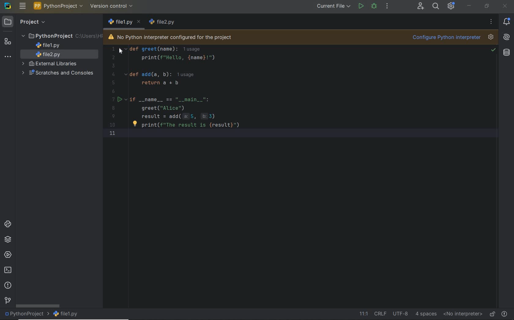 This screenshot has width=514, height=320. Describe the element at coordinates (426, 314) in the screenshot. I see `indent` at that location.